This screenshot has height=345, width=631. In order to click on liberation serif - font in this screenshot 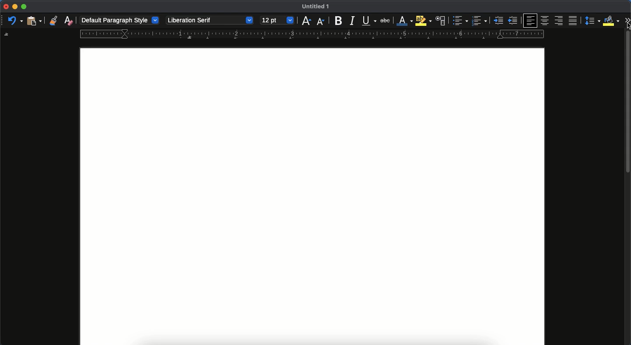, I will do `click(209, 19)`.